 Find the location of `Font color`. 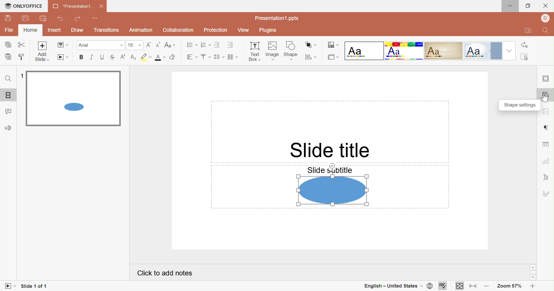

Font color is located at coordinates (160, 57).